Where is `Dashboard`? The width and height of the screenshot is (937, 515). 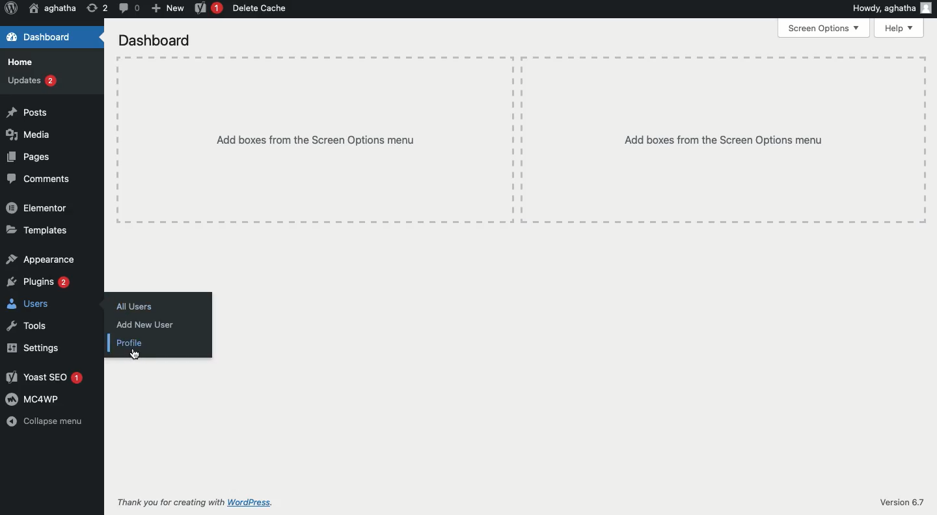 Dashboard is located at coordinates (44, 38).